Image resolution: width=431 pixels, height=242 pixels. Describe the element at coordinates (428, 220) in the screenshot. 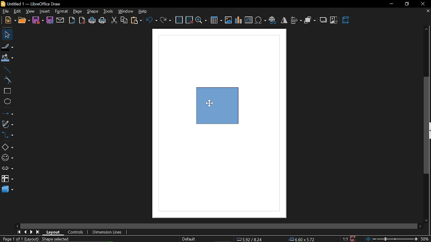

I see `Move down` at that location.